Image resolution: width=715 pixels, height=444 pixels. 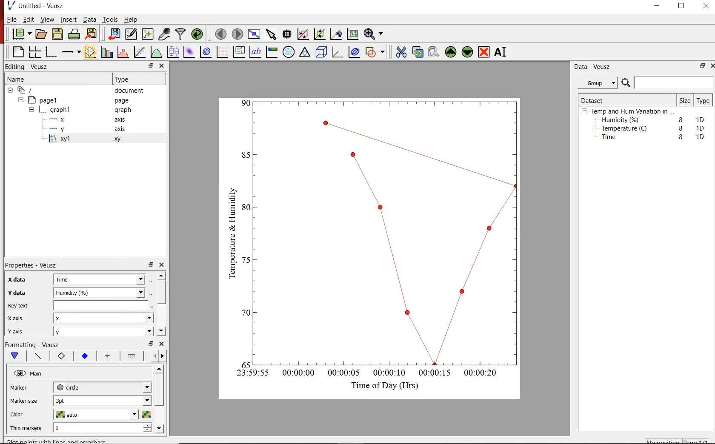 I want to click on 0.8, so click(x=245, y=154).